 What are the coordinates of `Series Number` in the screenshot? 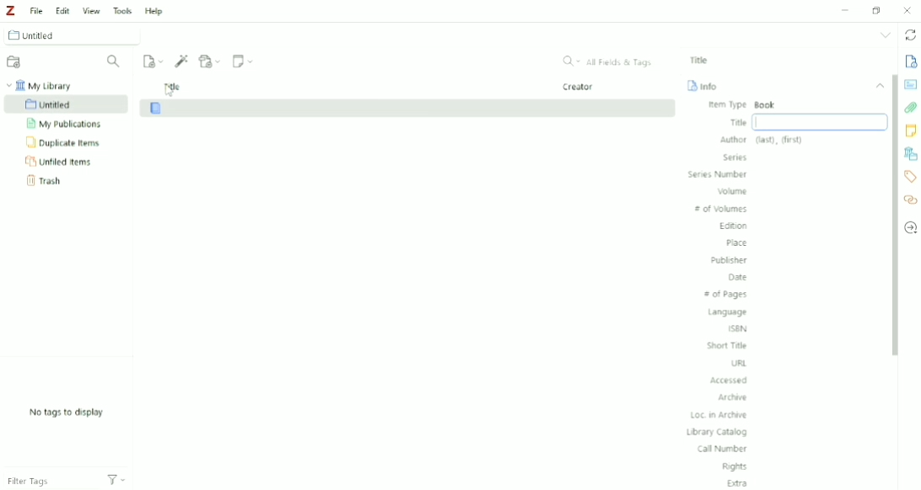 It's located at (719, 174).